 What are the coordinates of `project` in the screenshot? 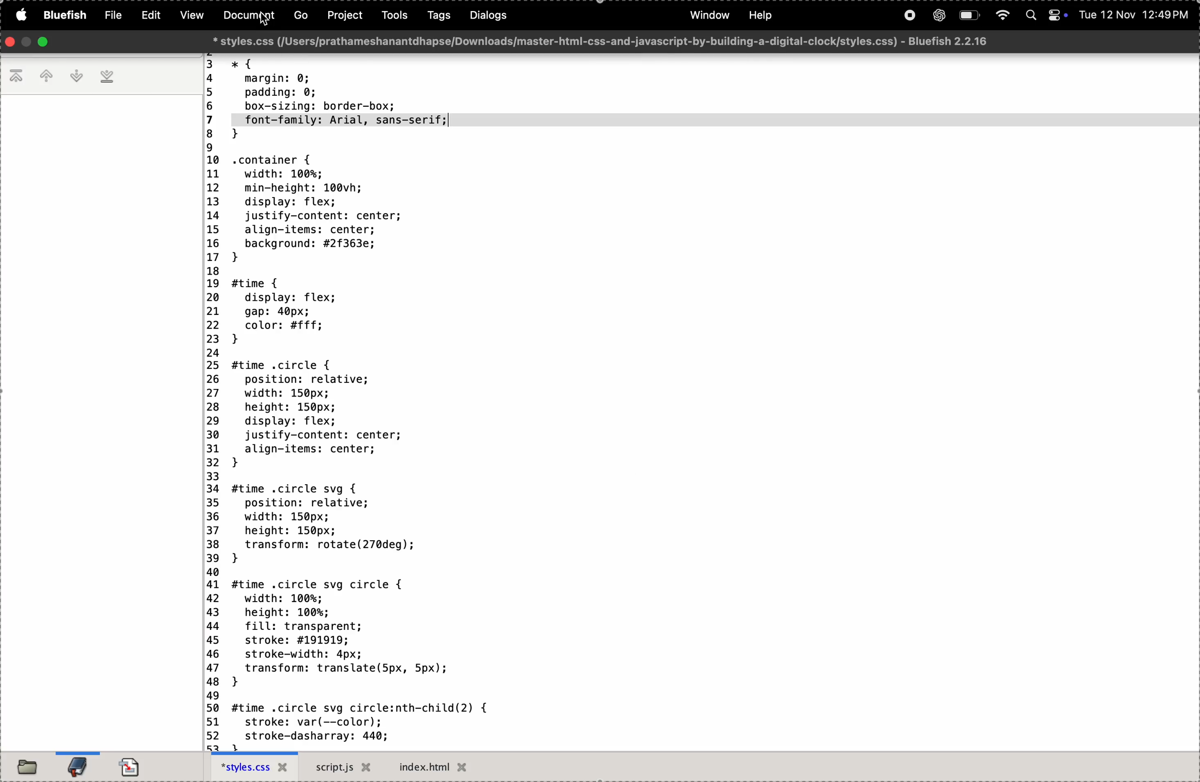 It's located at (344, 16).